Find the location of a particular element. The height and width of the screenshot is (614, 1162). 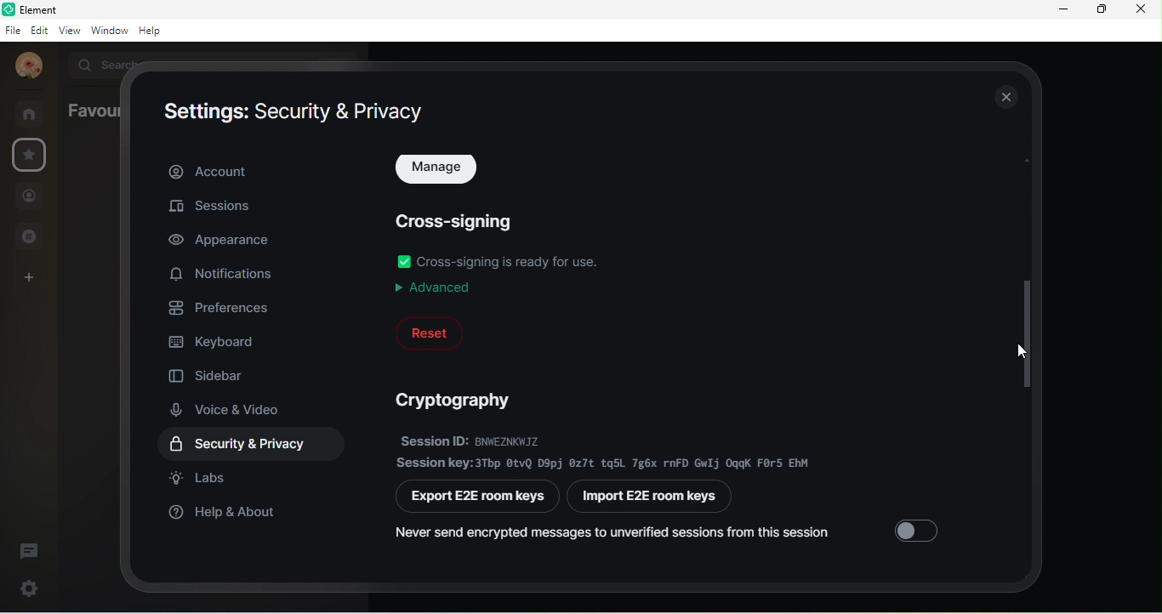

advanced is located at coordinates (436, 287).